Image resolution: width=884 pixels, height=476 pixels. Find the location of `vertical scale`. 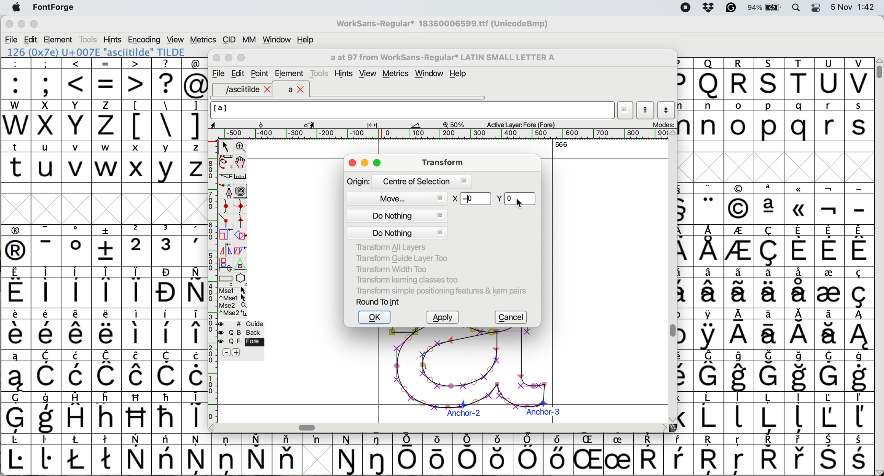

vertical scale is located at coordinates (212, 273).